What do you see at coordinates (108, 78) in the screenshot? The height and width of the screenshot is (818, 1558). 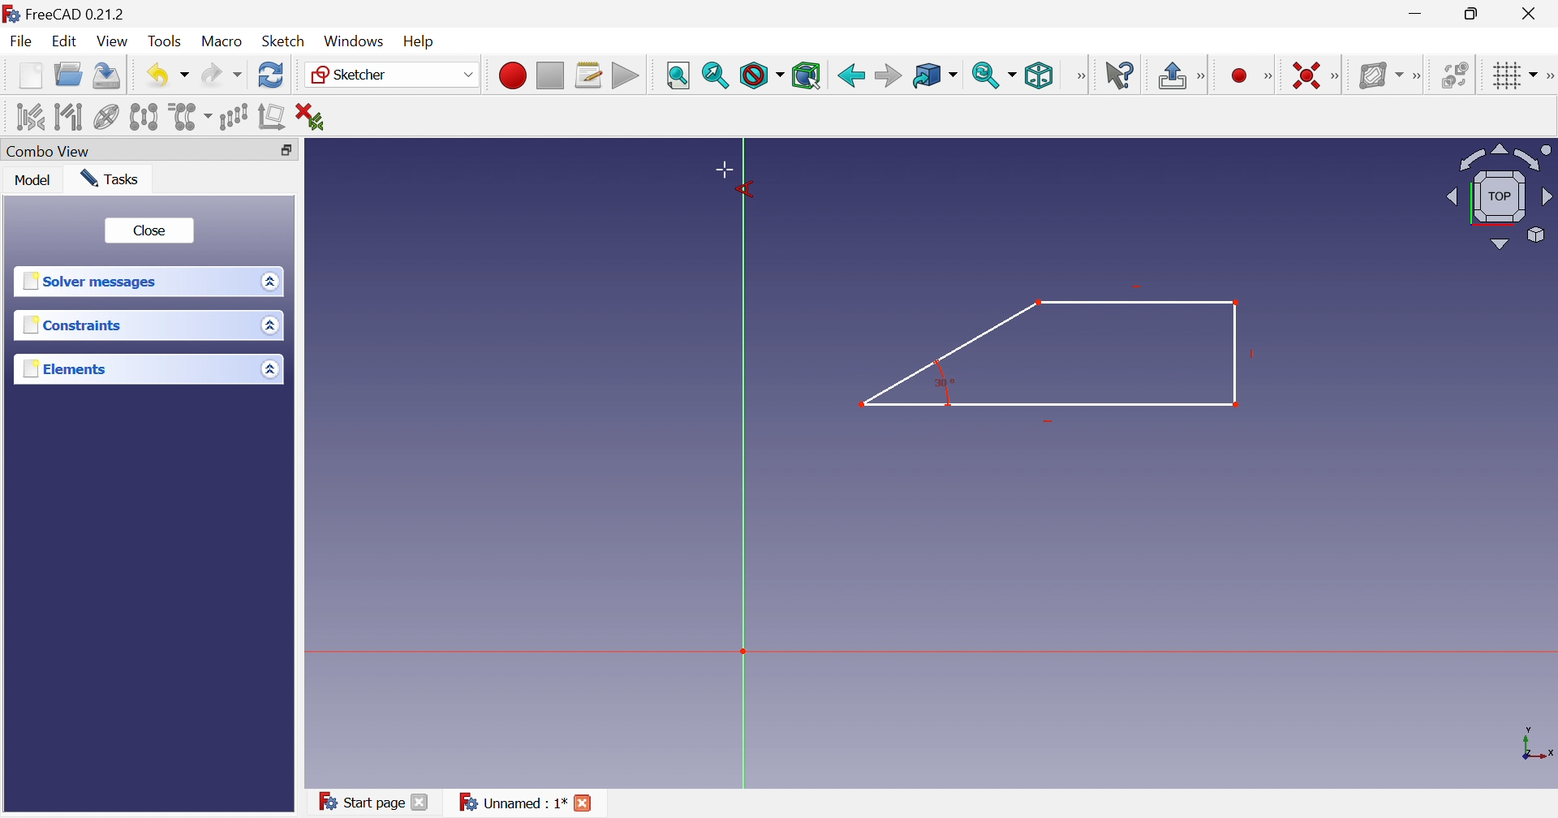 I see `Save` at bounding box center [108, 78].